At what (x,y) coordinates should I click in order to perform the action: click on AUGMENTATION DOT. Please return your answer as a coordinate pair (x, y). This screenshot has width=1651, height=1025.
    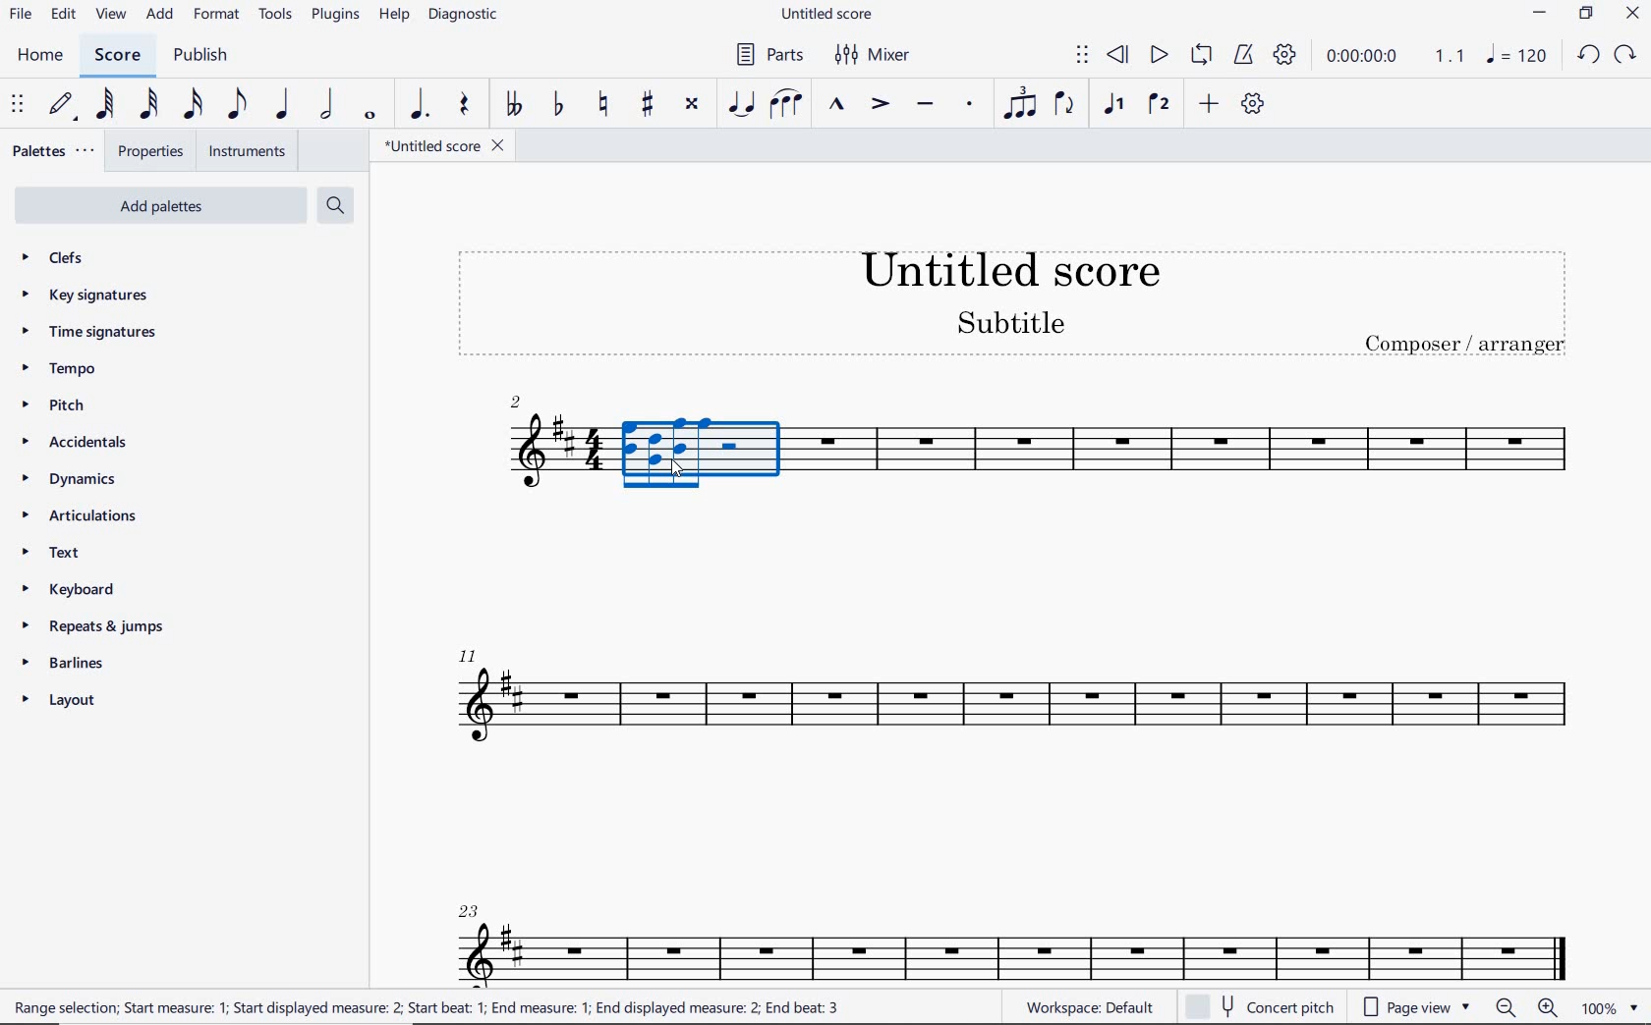
    Looking at the image, I should click on (422, 105).